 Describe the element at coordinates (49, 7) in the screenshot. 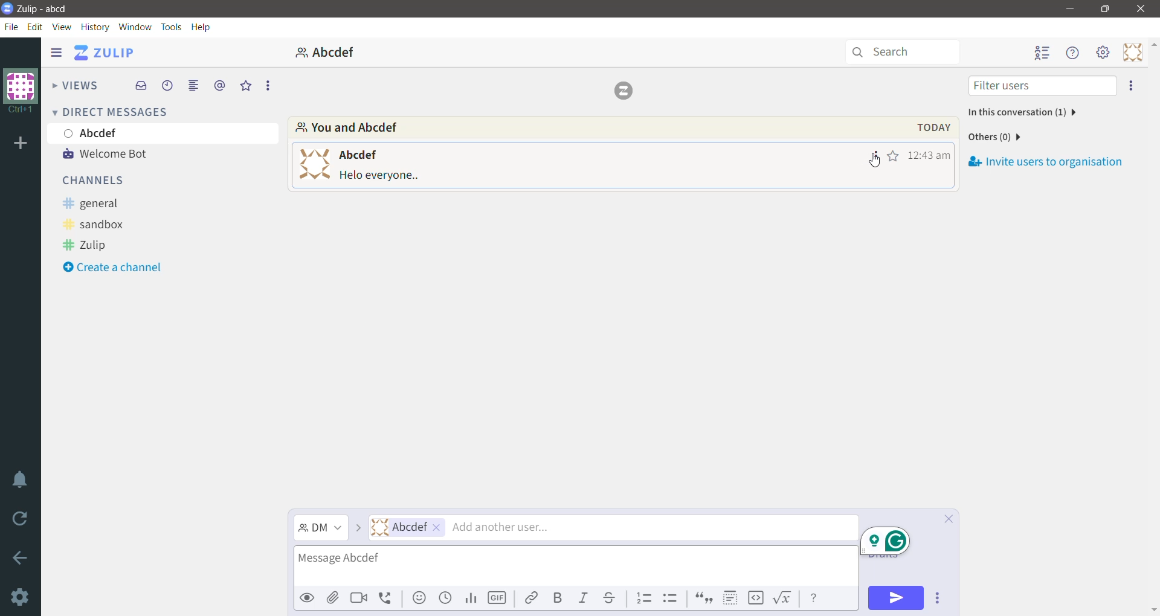

I see `Application Name - Organization Name` at that location.